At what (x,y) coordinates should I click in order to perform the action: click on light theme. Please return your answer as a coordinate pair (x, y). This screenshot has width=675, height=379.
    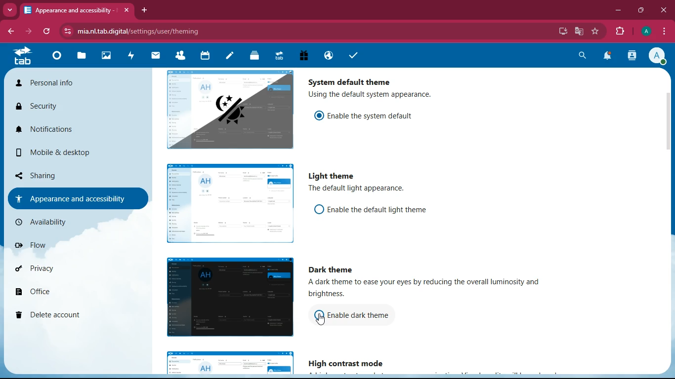
    Looking at the image, I should click on (334, 177).